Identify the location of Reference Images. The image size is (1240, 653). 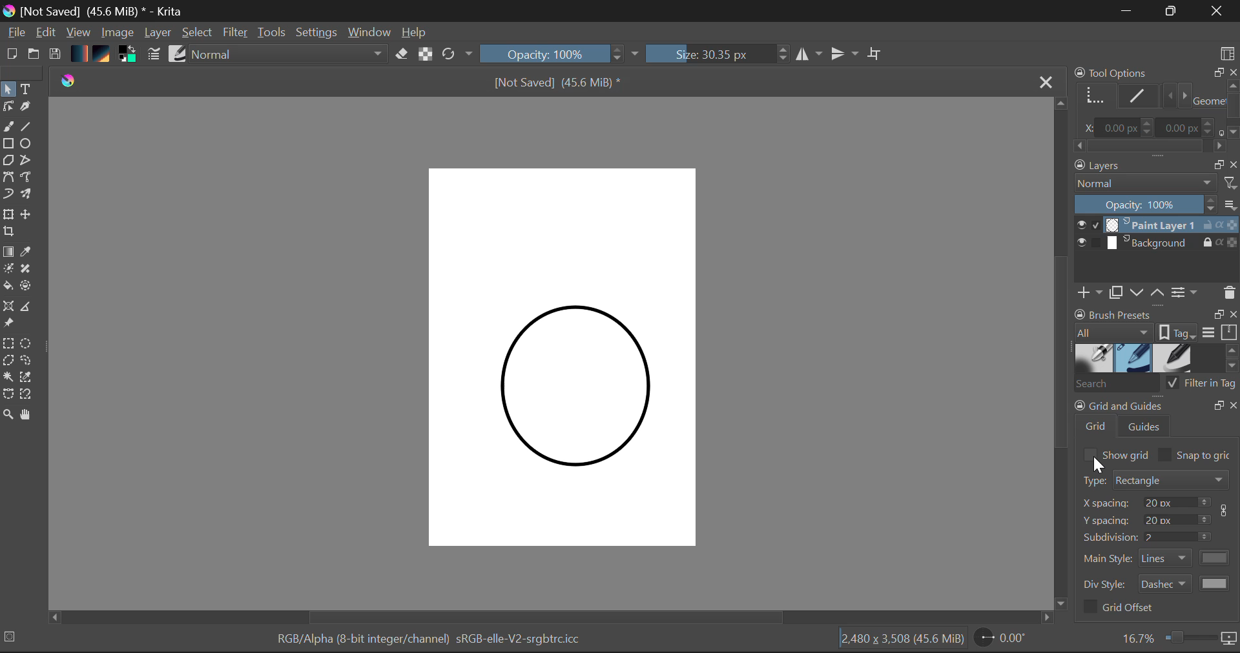
(8, 324).